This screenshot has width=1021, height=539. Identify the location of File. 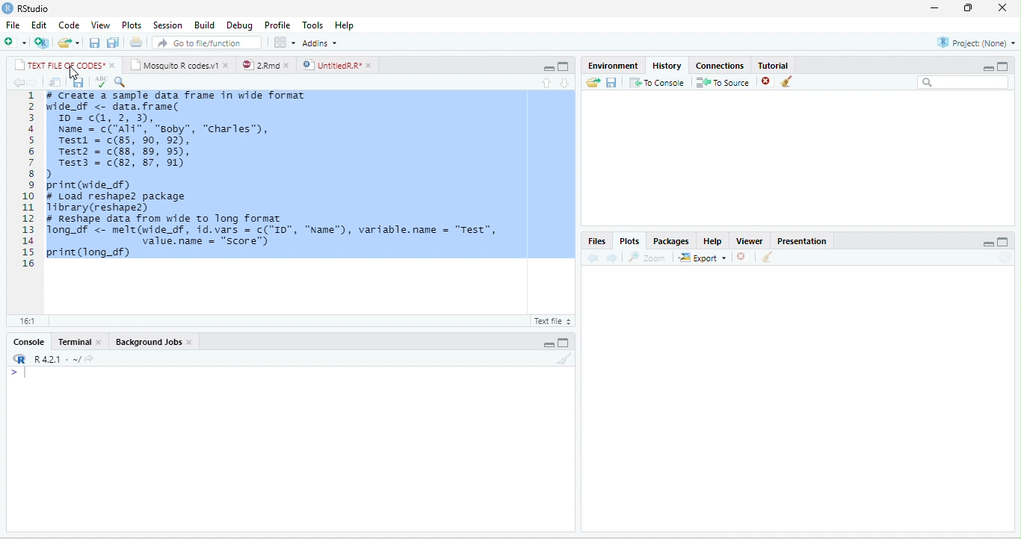
(13, 25).